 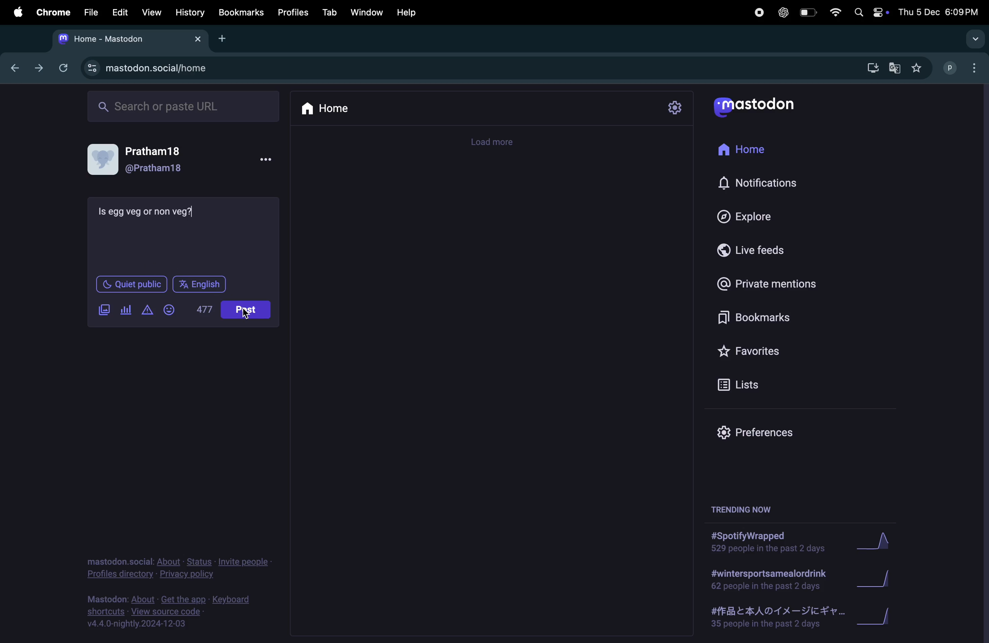 What do you see at coordinates (268, 160) in the screenshot?
I see `options` at bounding box center [268, 160].